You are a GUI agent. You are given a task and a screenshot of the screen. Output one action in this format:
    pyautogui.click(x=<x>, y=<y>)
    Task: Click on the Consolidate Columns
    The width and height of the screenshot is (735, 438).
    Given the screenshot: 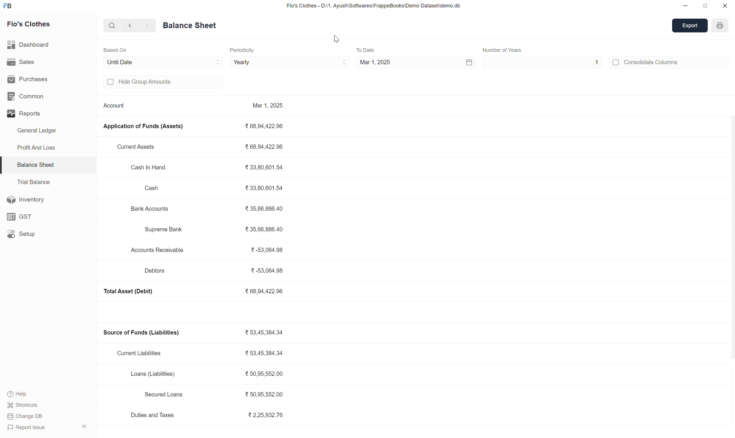 What is the action you would take?
    pyautogui.click(x=654, y=62)
    